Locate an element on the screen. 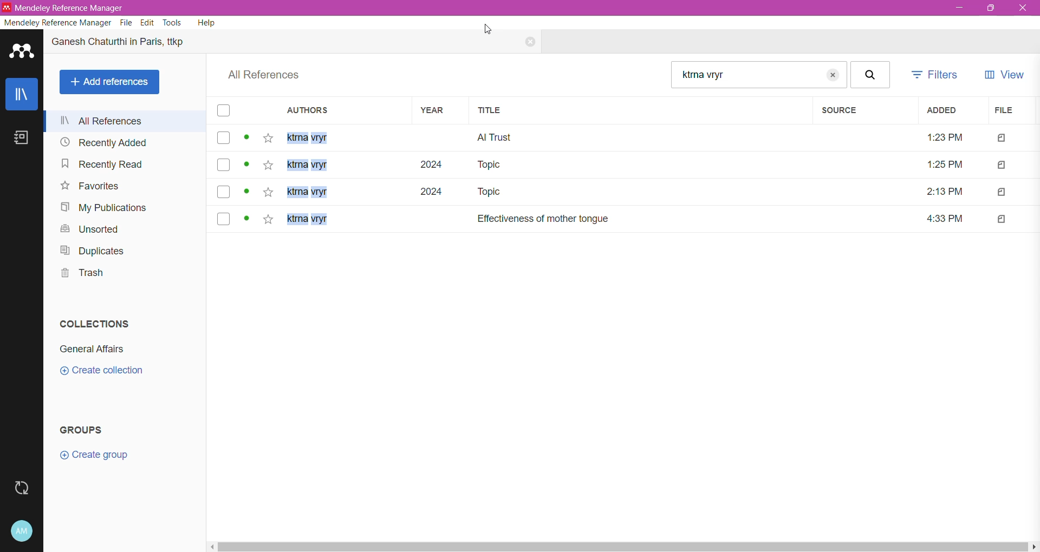  file type is located at coordinates (1000, 165).